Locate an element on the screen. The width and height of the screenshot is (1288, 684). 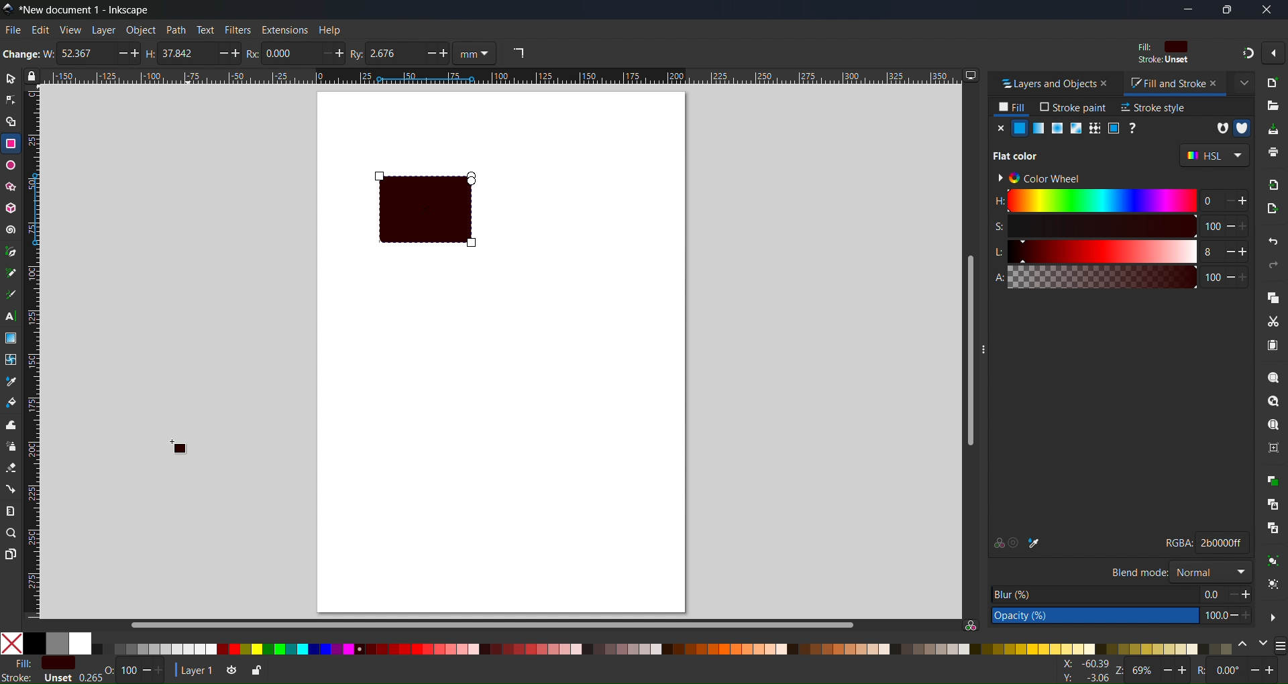
Radial gradient is located at coordinates (1056, 128).